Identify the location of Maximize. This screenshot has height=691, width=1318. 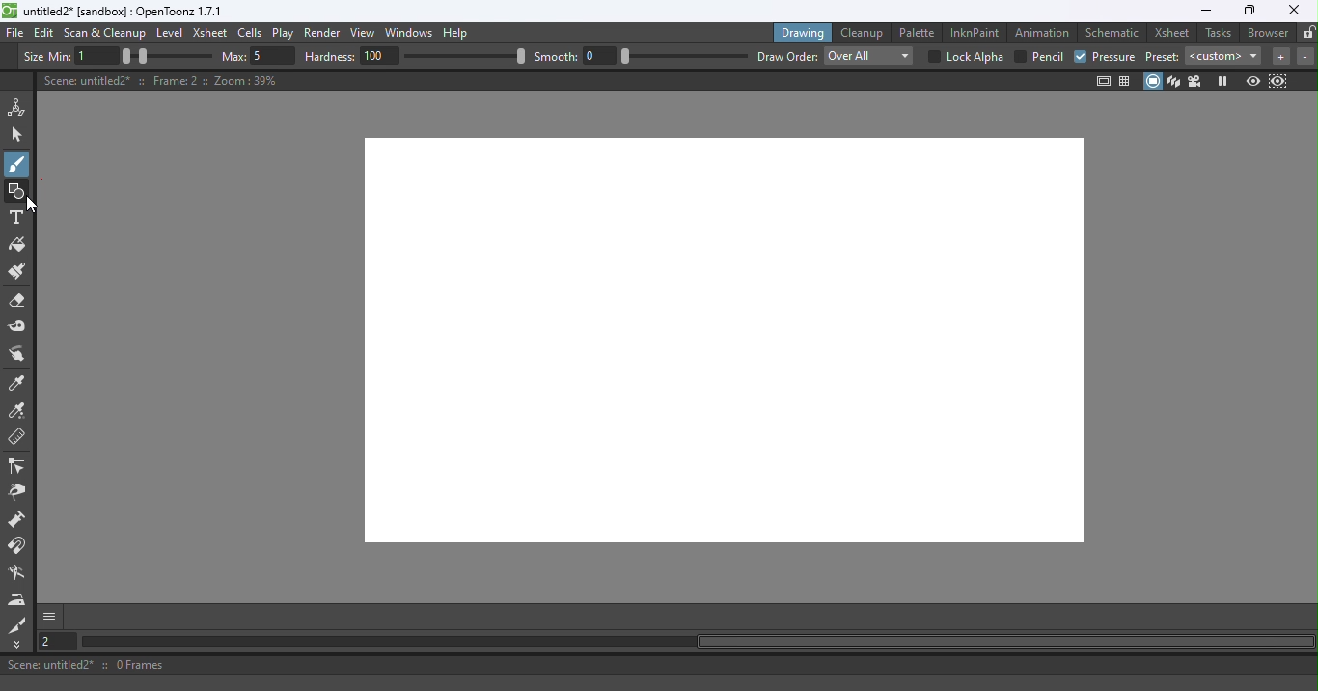
(1247, 12).